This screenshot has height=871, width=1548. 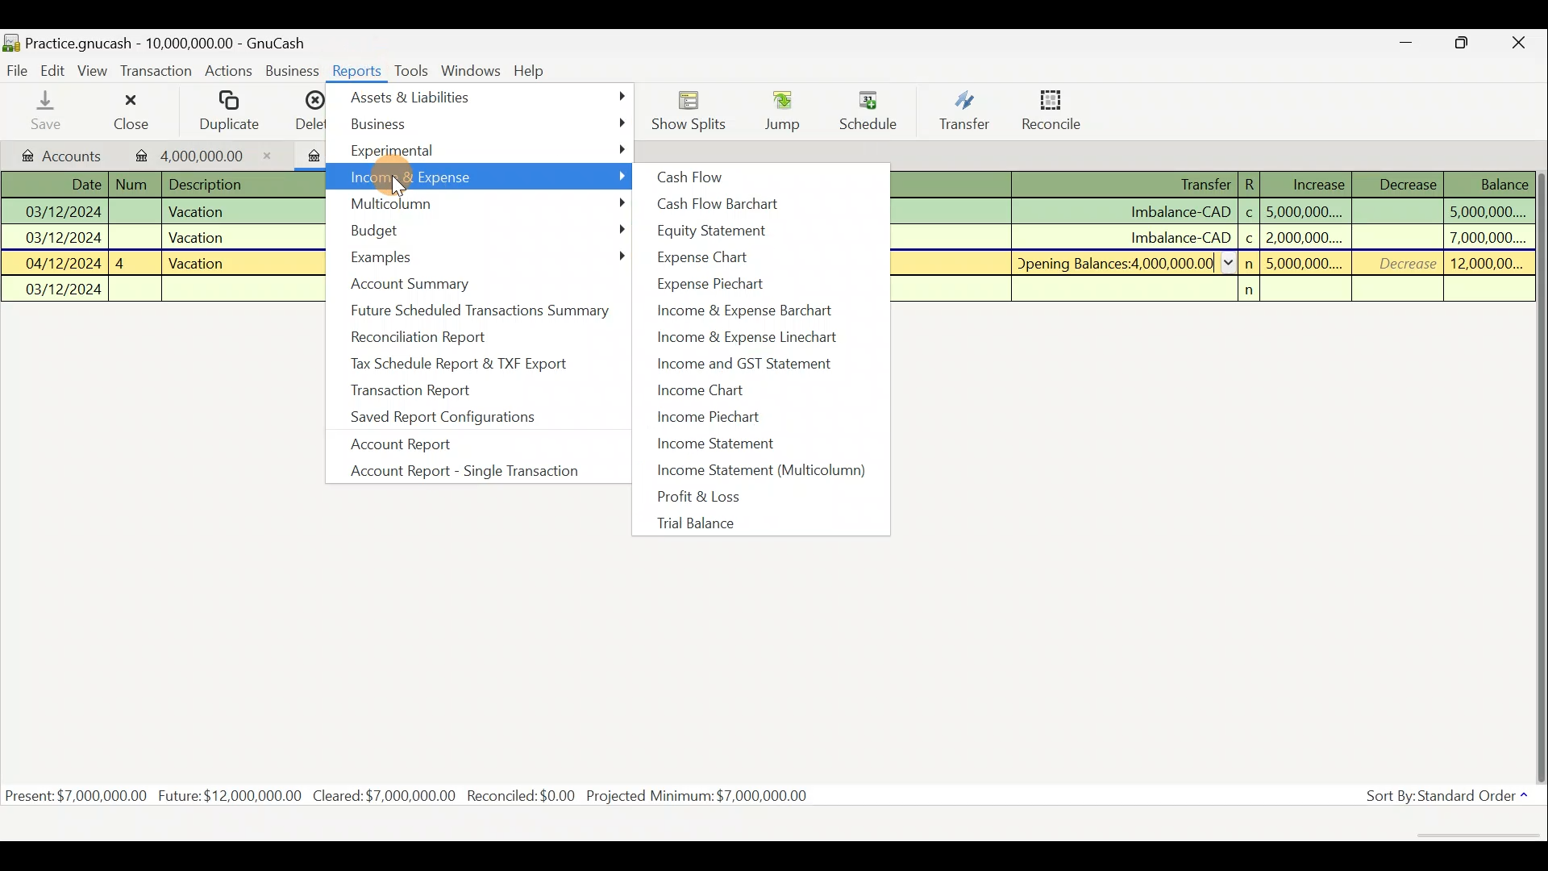 What do you see at coordinates (1305, 237) in the screenshot?
I see `2,000,000....` at bounding box center [1305, 237].